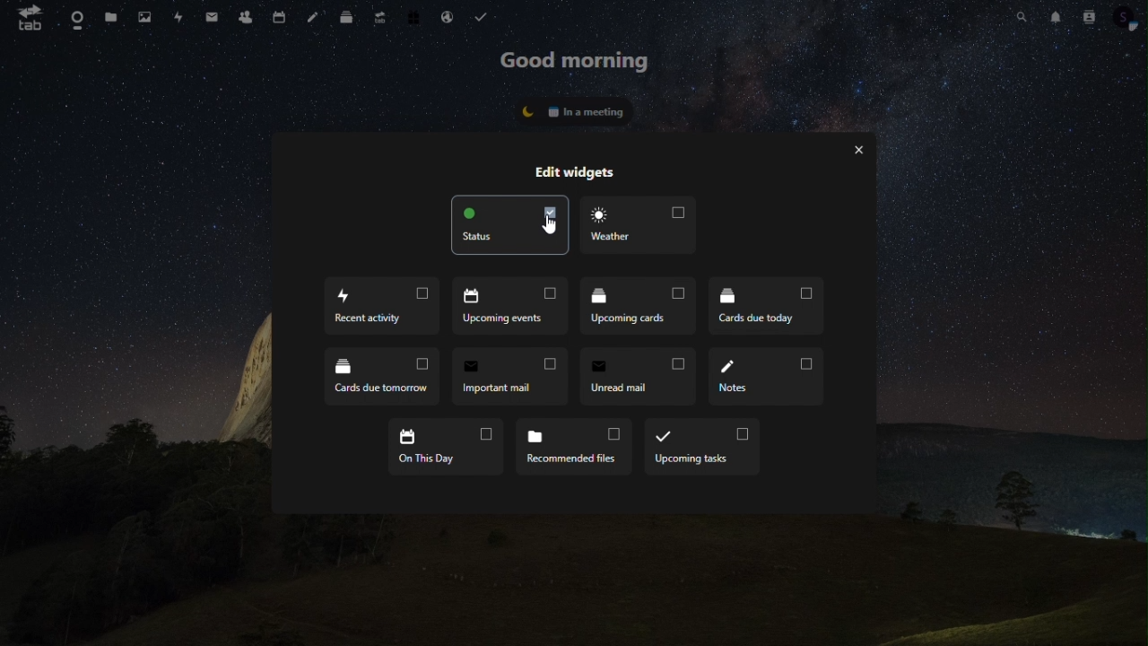  Describe the element at coordinates (572, 111) in the screenshot. I see `status widget` at that location.